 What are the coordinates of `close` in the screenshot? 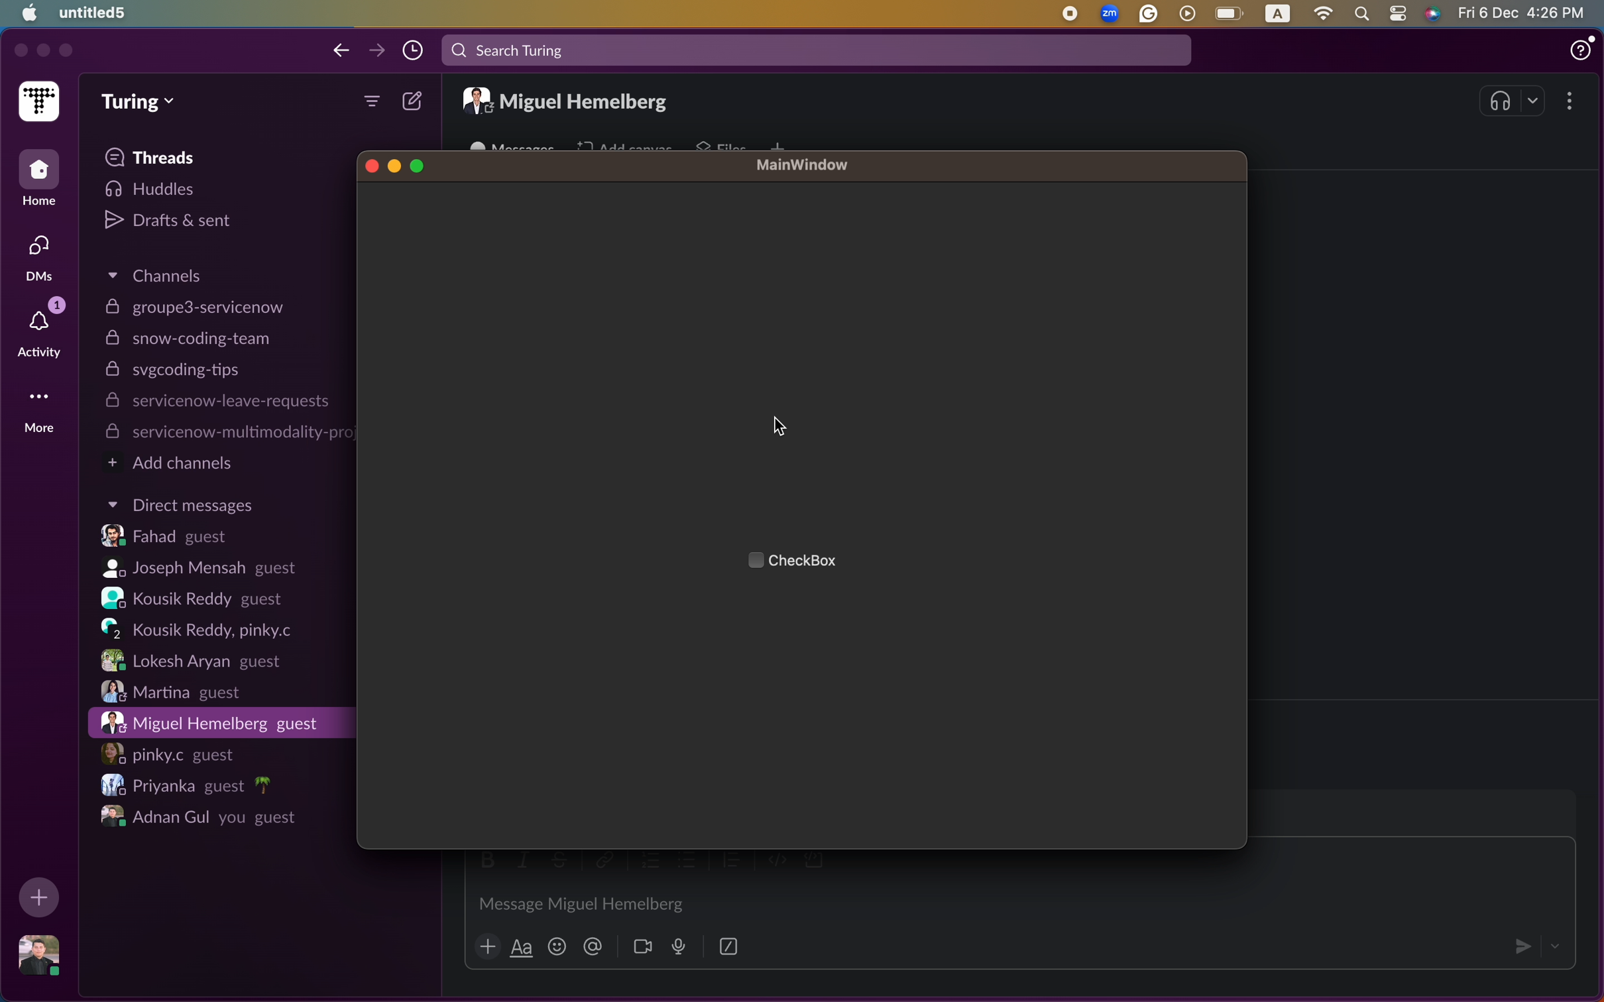 It's located at (371, 165).